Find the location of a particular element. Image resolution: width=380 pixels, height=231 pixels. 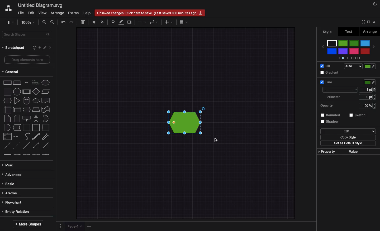

Fill  is located at coordinates (113, 22).